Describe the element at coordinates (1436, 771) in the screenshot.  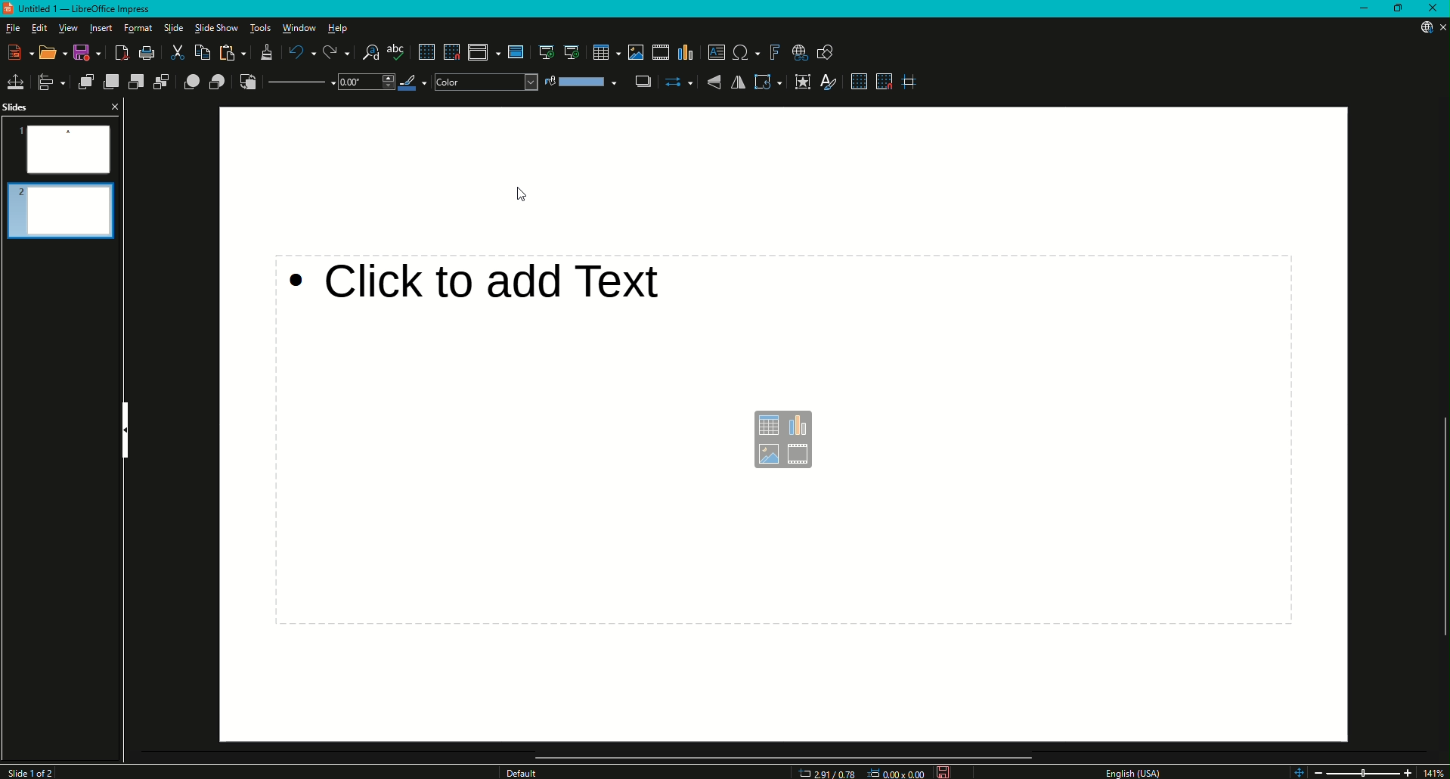
I see `14%` at that location.